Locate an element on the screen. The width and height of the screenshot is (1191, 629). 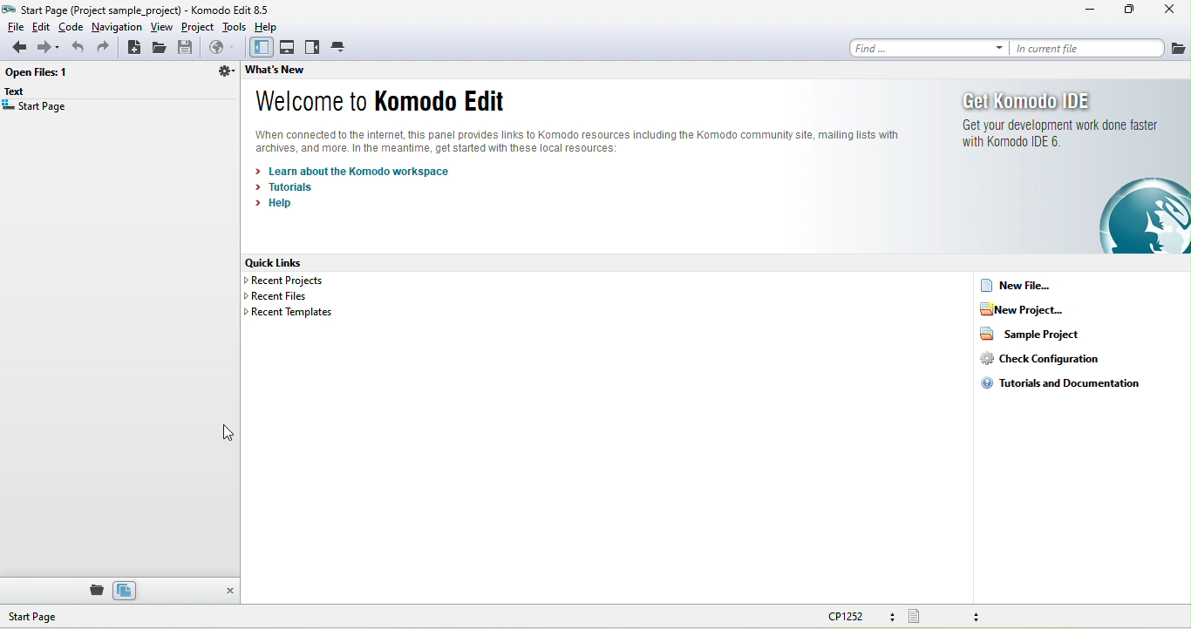
help is located at coordinates (270, 26).